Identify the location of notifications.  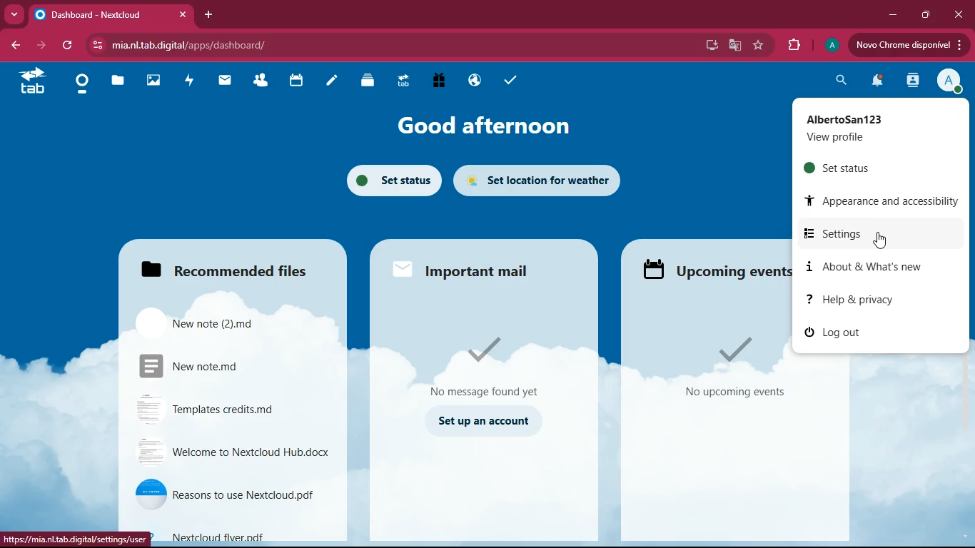
(878, 82).